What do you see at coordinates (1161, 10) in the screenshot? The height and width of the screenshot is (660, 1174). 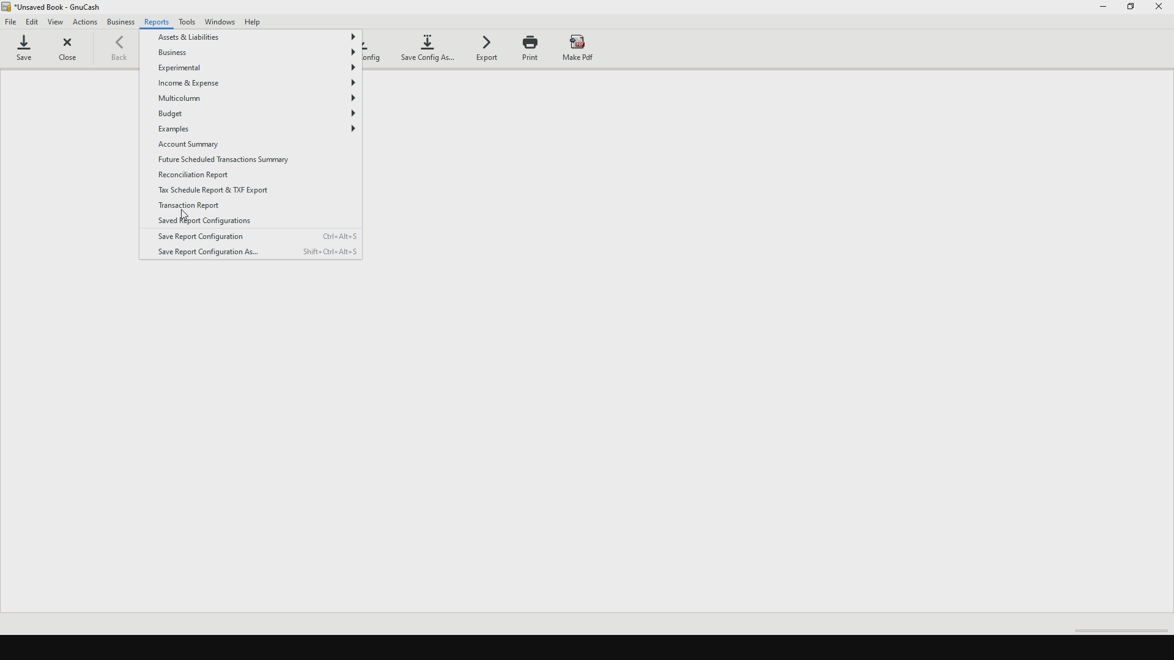 I see `close` at bounding box center [1161, 10].